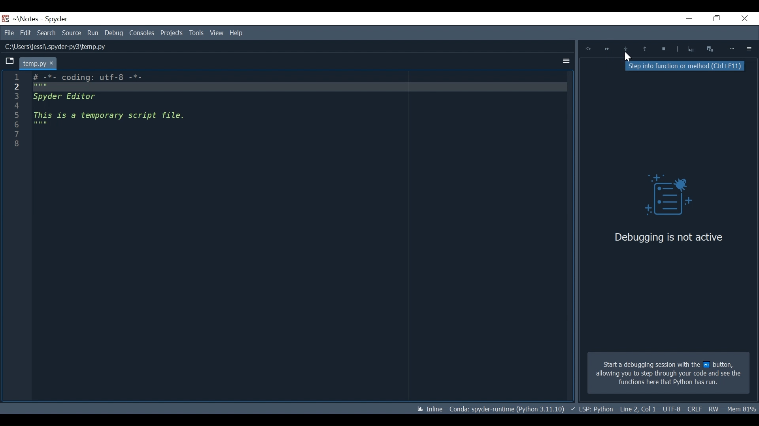  I want to click on Search, so click(47, 33).